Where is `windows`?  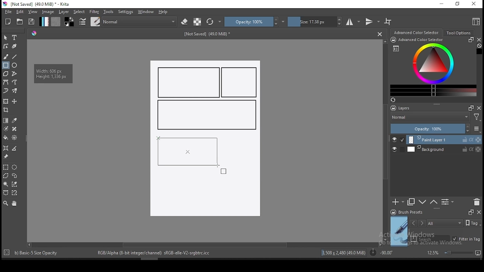
windows is located at coordinates (146, 12).